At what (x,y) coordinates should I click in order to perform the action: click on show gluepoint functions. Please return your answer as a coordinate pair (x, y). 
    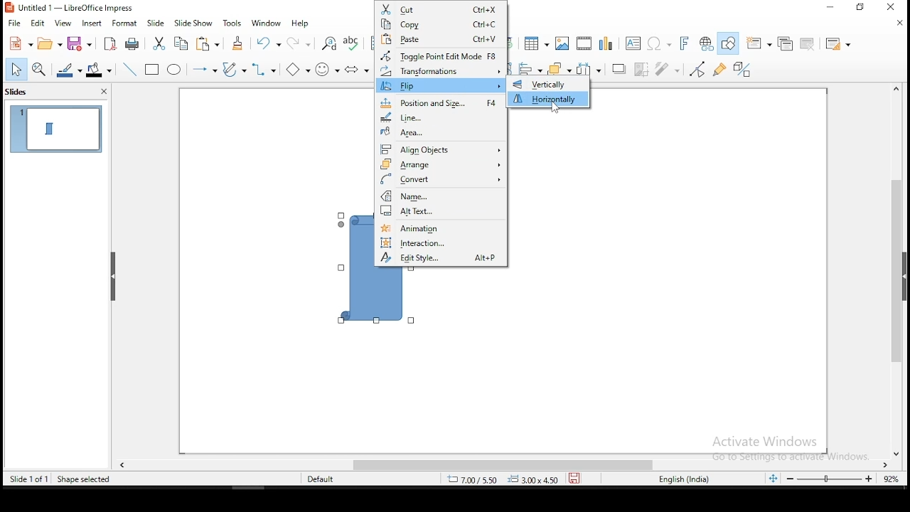
    Looking at the image, I should click on (720, 68).